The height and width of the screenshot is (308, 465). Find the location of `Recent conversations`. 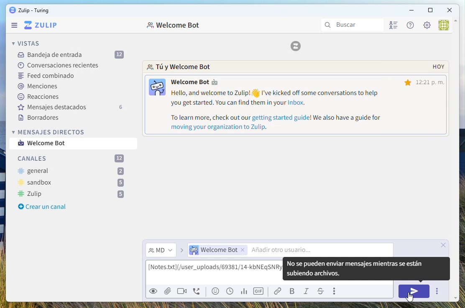

Recent conversations is located at coordinates (58, 64).